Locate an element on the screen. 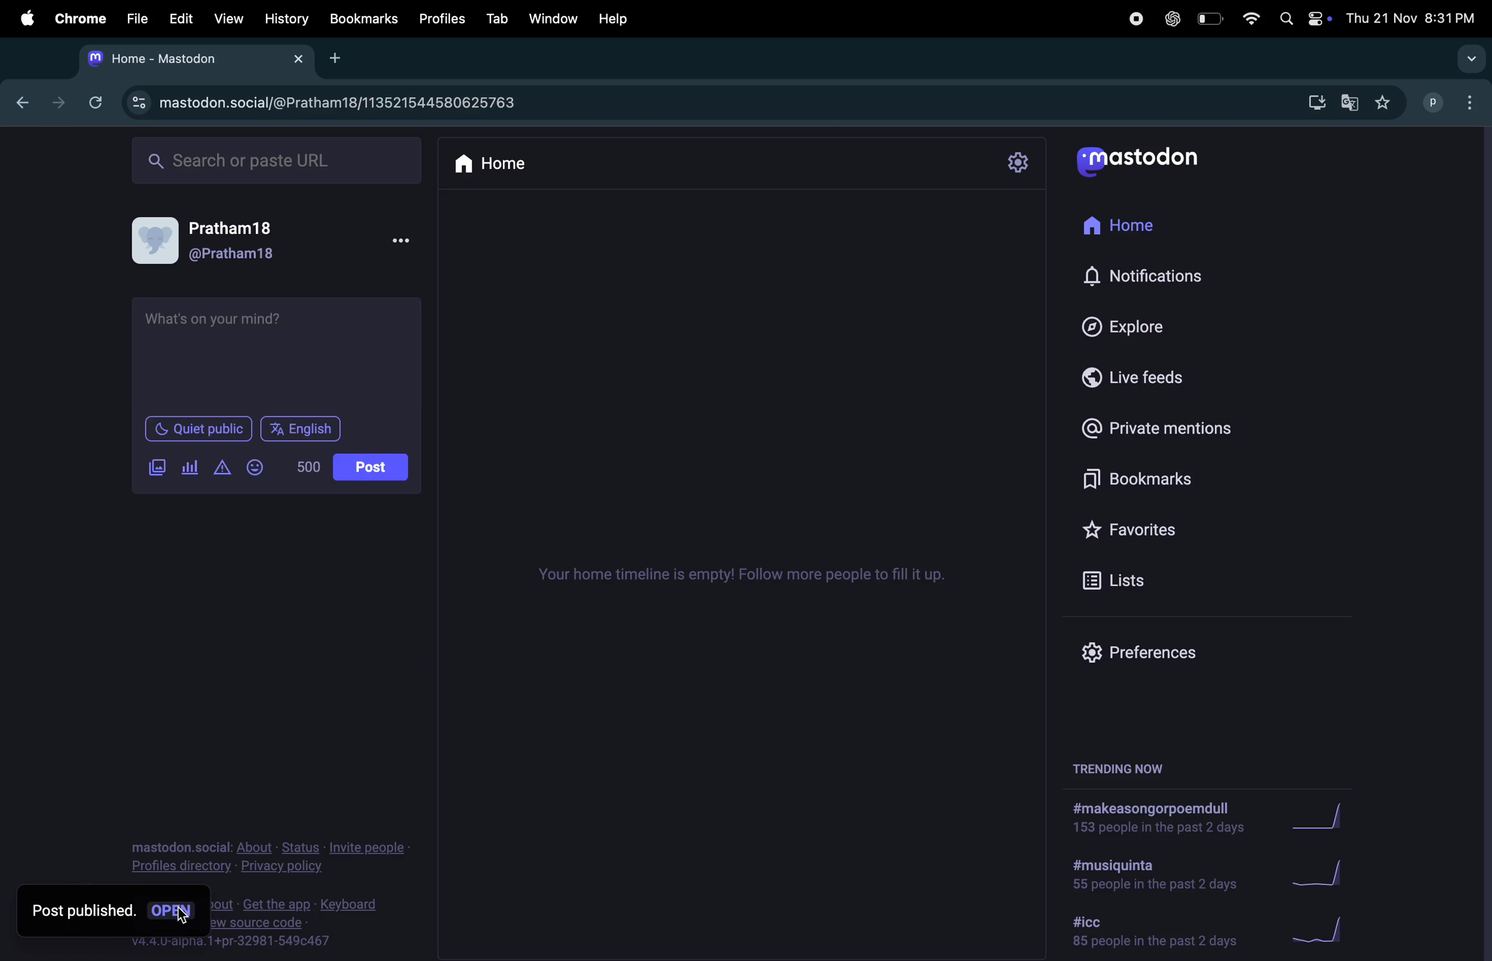  open is located at coordinates (173, 909).